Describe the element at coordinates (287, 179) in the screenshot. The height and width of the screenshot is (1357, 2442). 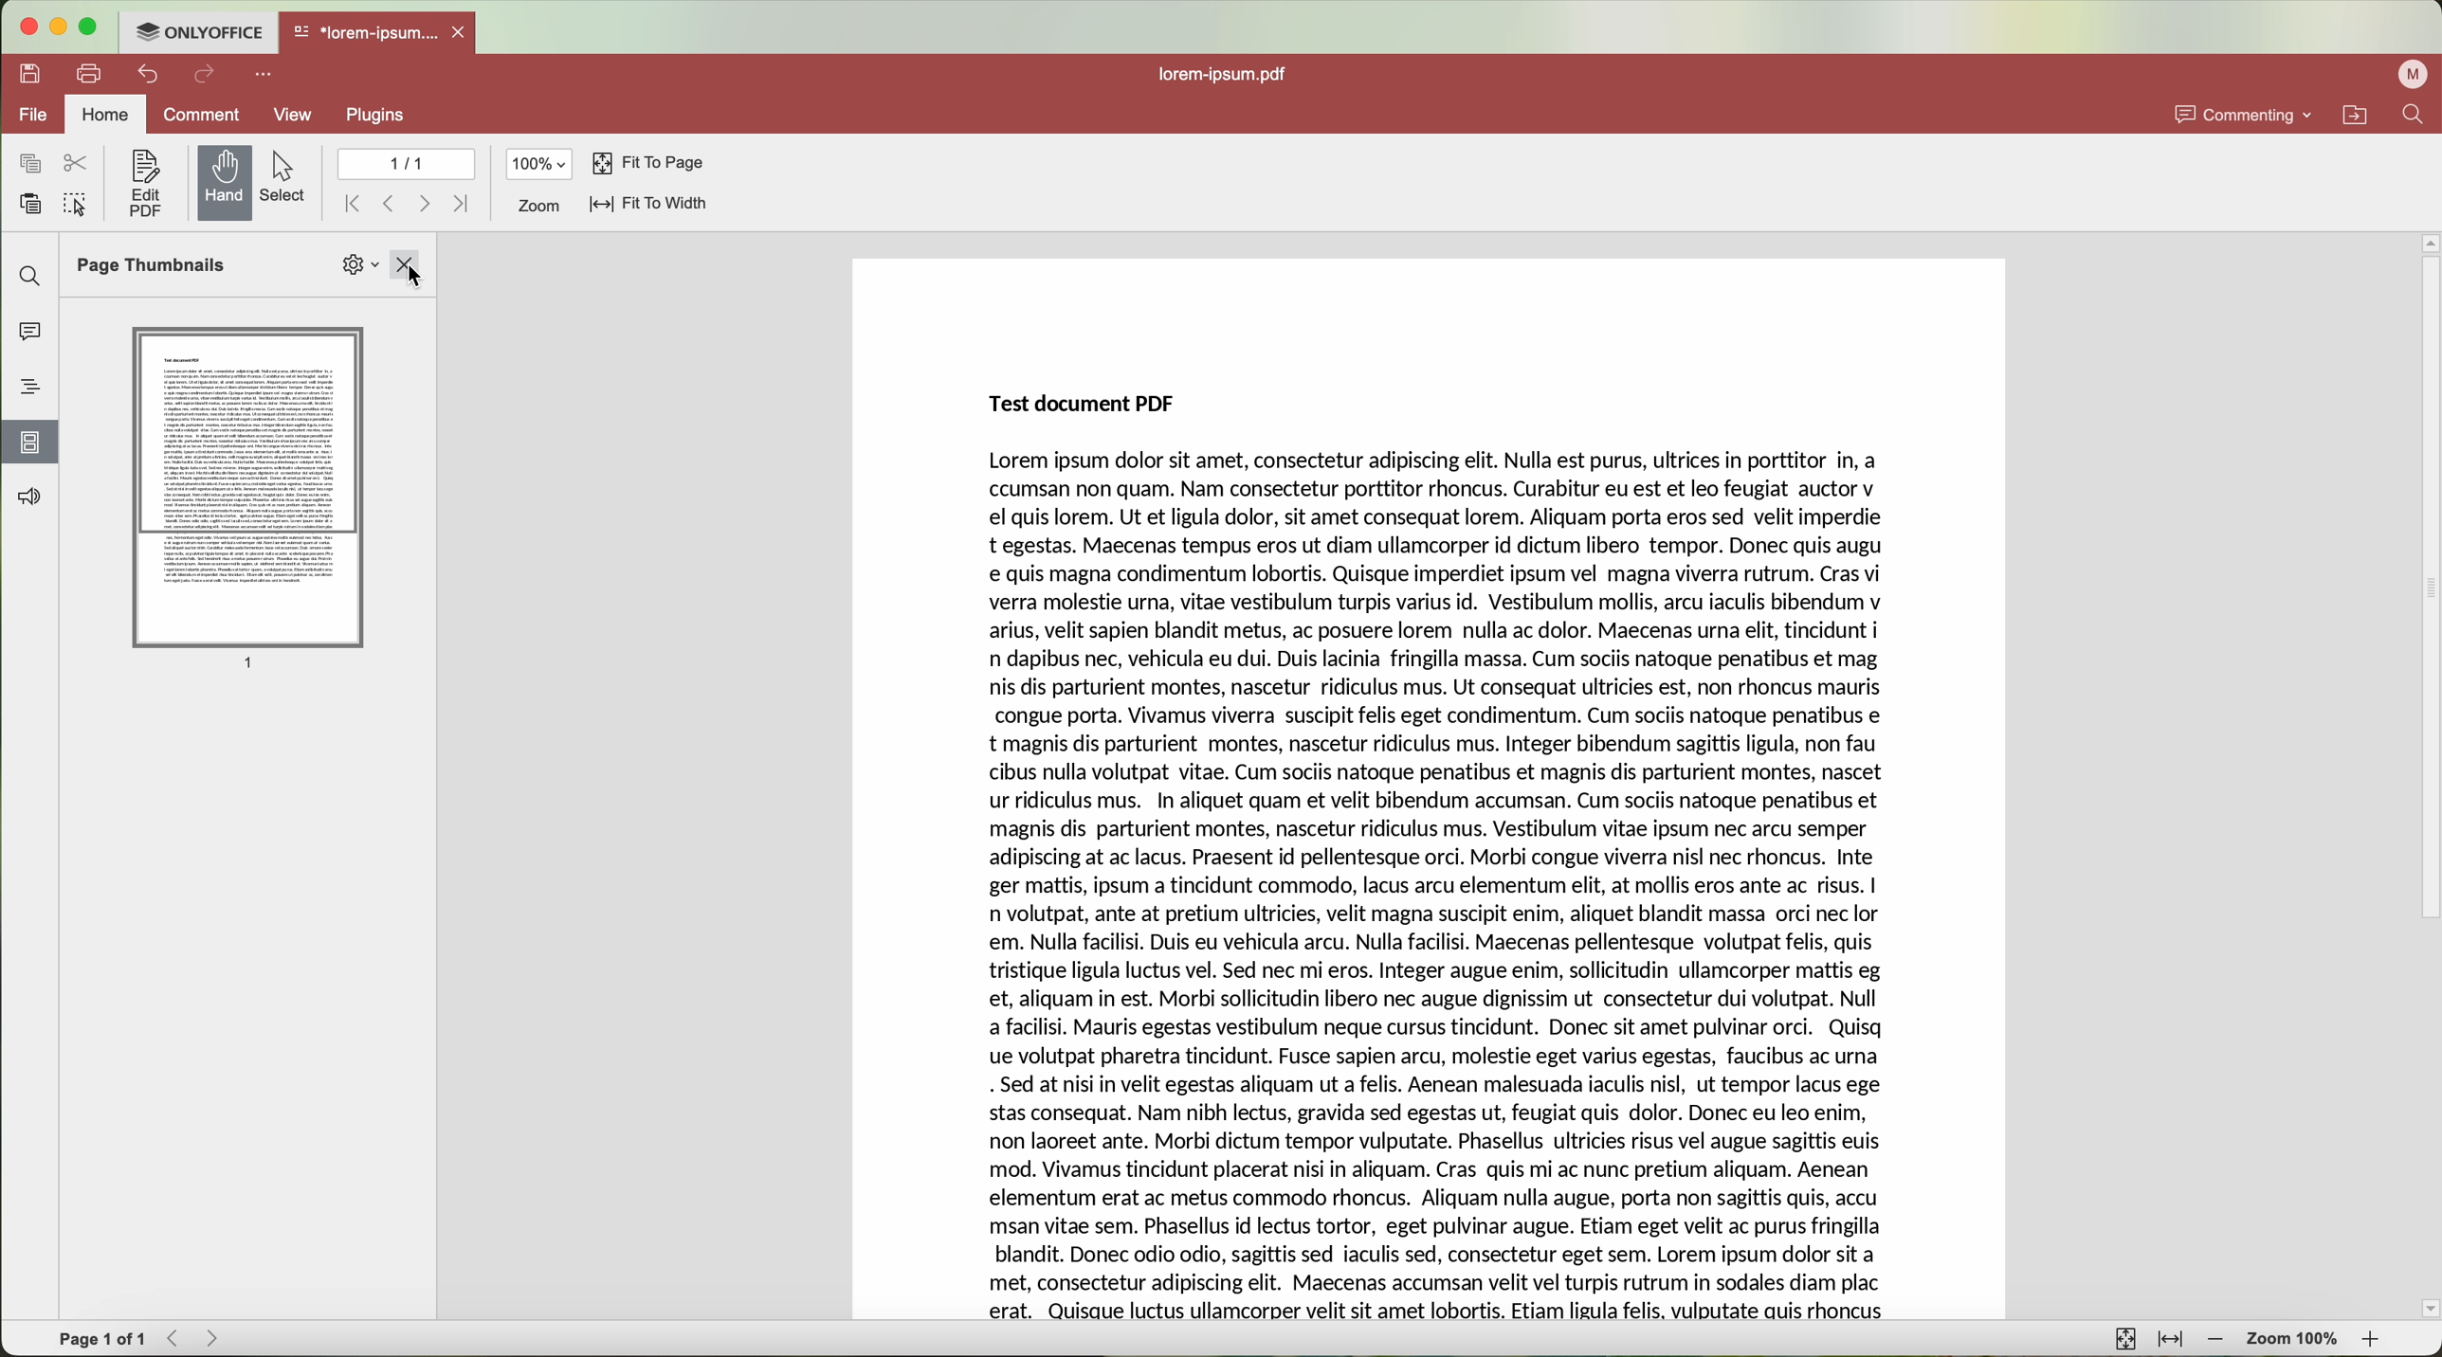
I see `select` at that location.